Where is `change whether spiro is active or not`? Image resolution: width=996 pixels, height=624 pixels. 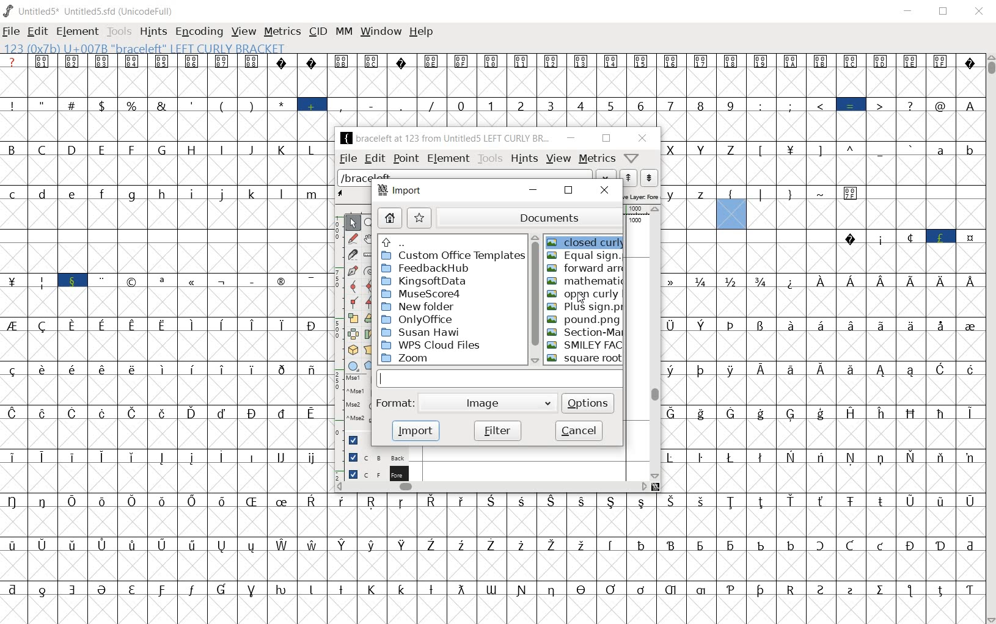 change whether spiro is active or not is located at coordinates (370, 270).